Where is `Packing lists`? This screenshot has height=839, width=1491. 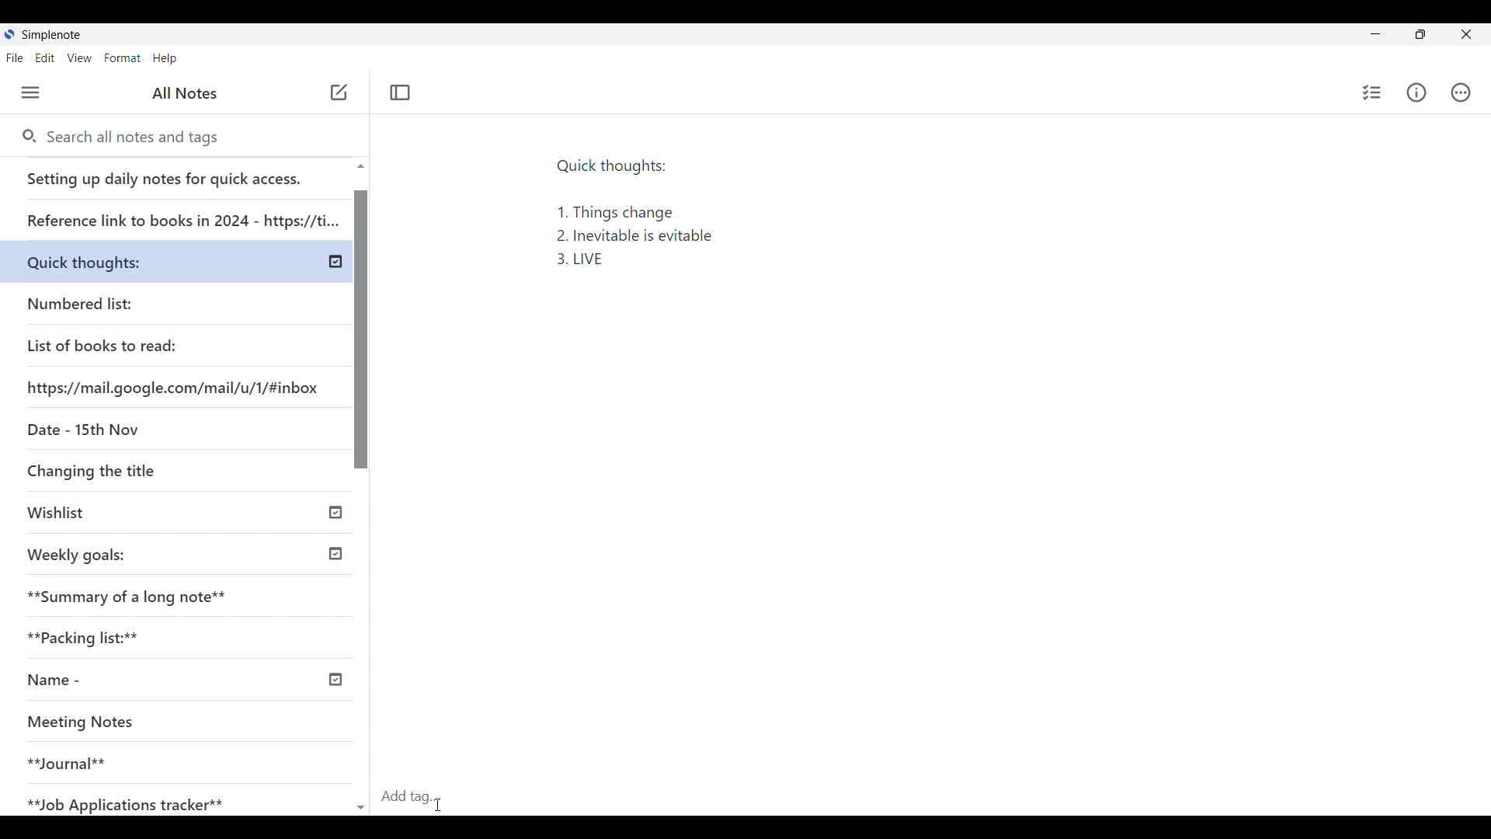 Packing lists is located at coordinates (183, 635).